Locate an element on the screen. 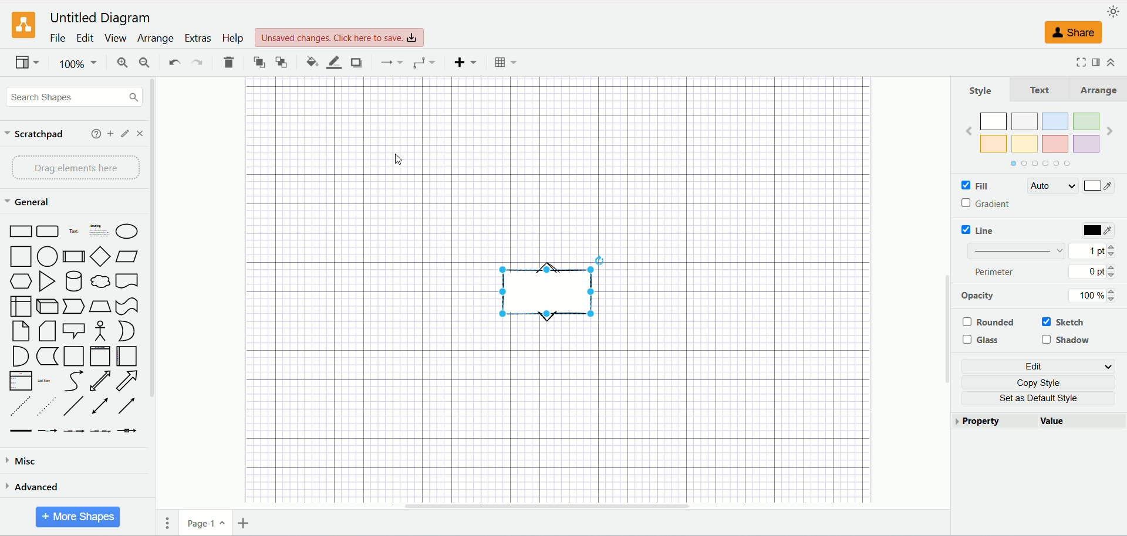  sketch is located at coordinates (1065, 321).